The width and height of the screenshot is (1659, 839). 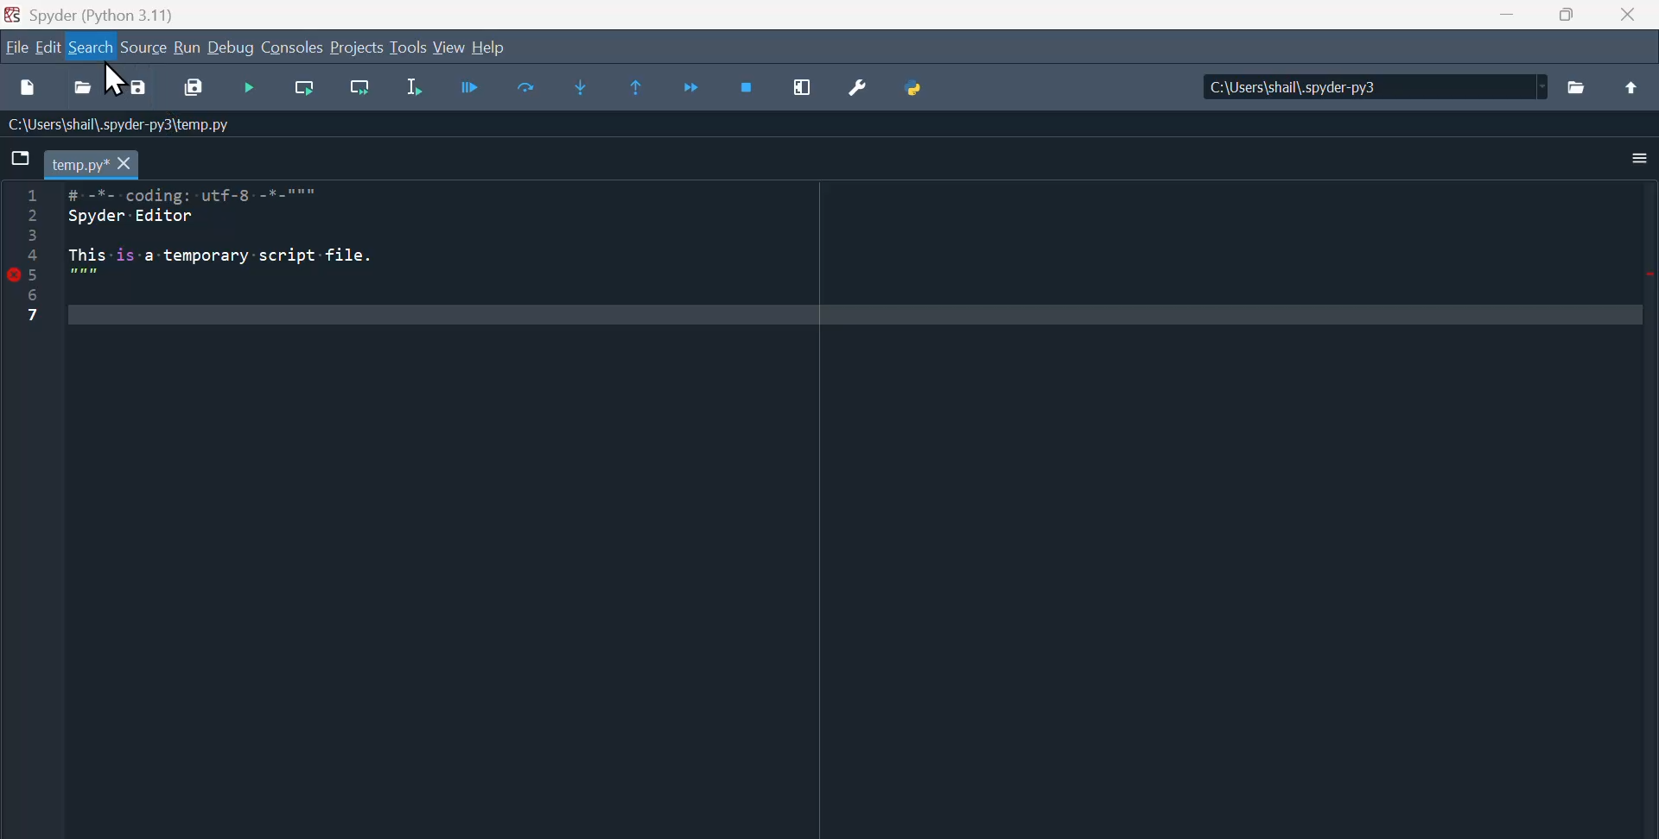 I want to click on Save as, so click(x=144, y=87).